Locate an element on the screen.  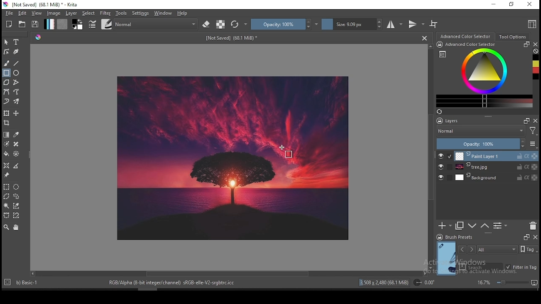
open is located at coordinates (23, 24).